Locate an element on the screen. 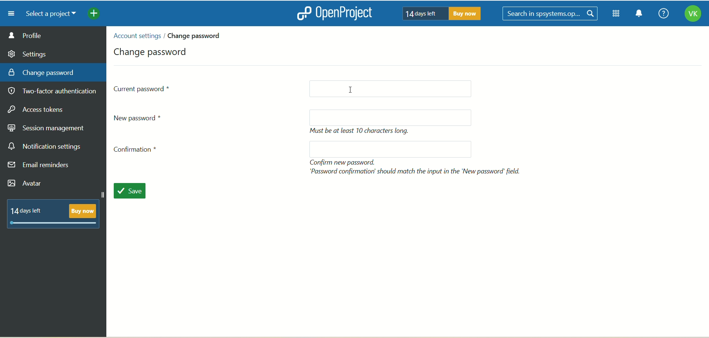 The image size is (709, 338). change password is located at coordinates (41, 72).